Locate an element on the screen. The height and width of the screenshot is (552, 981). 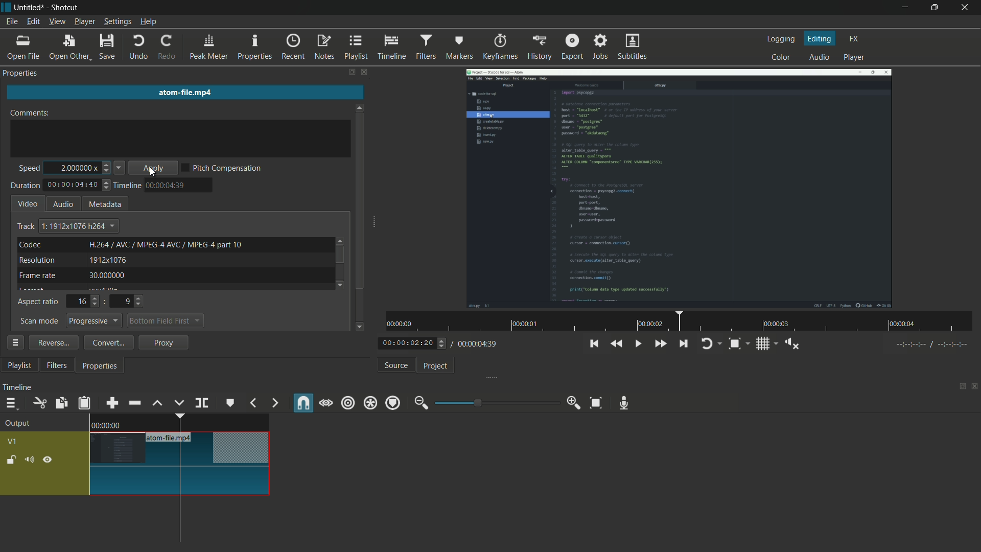
history is located at coordinates (539, 47).